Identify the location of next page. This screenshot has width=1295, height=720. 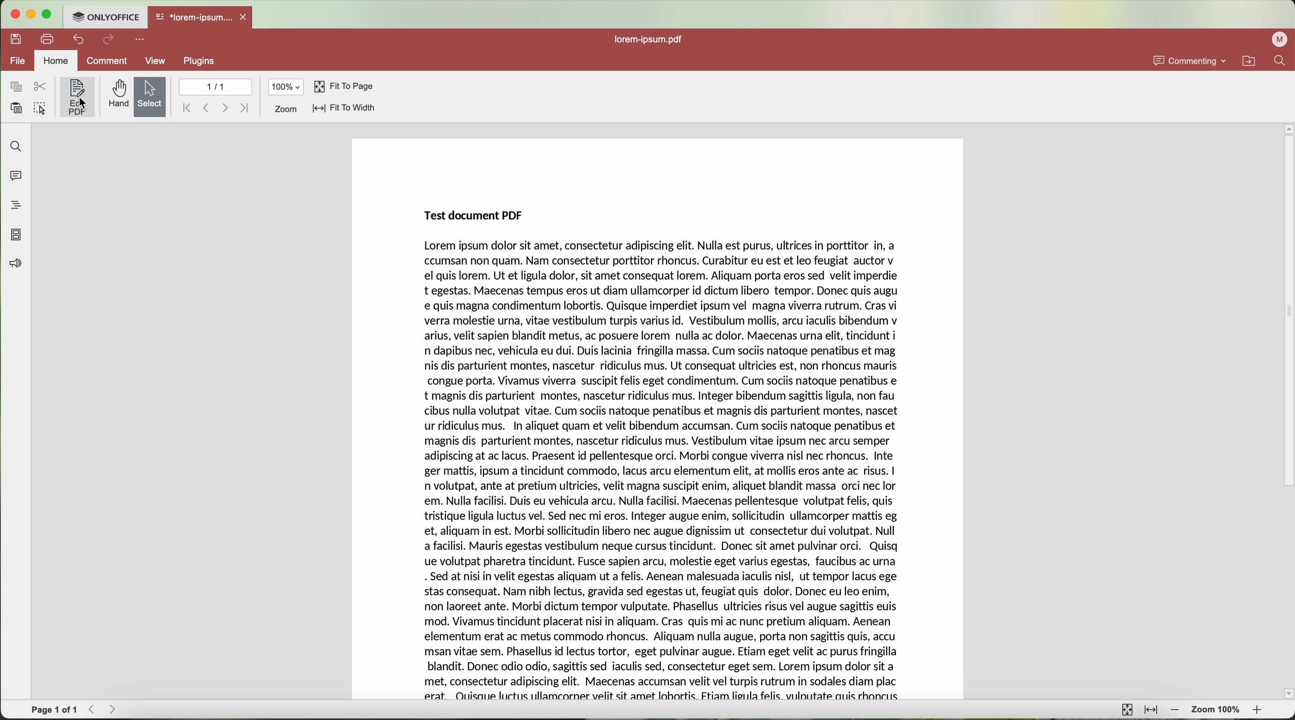
(226, 108).